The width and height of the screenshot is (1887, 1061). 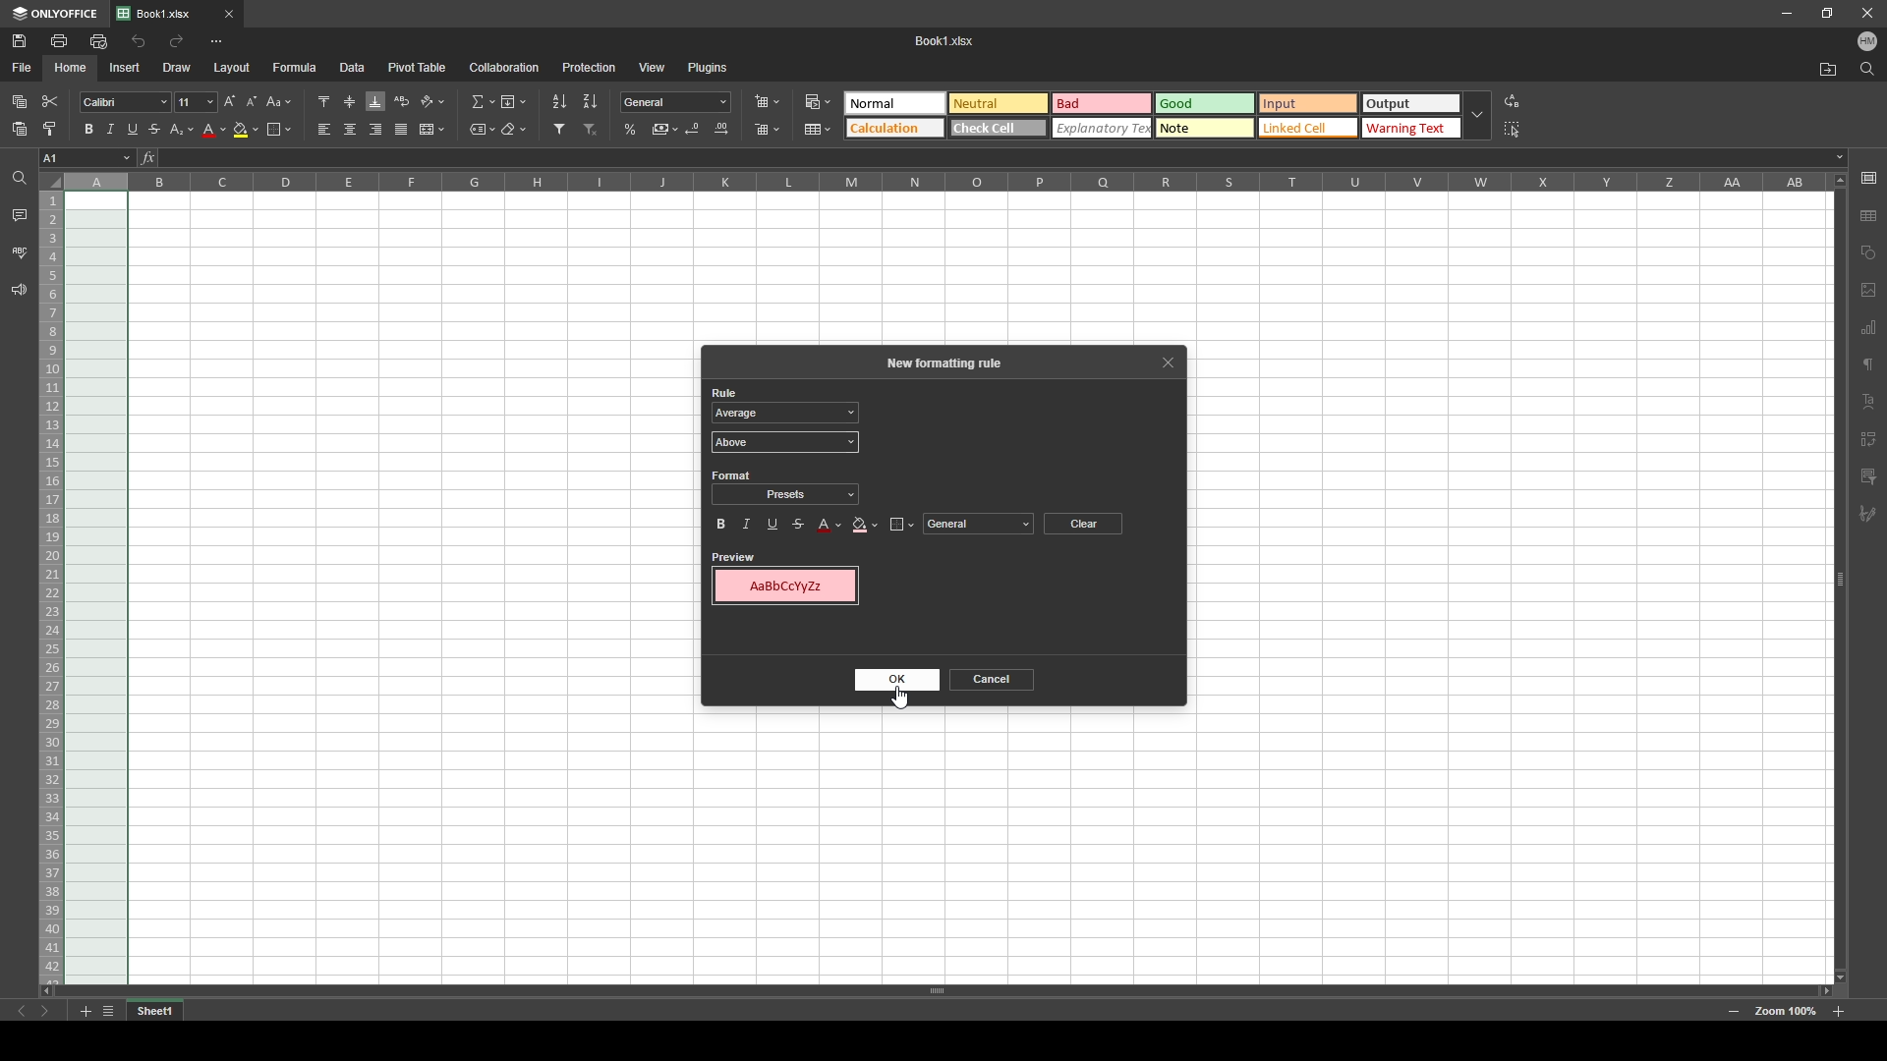 What do you see at coordinates (132, 130) in the screenshot?
I see `underline` at bounding box center [132, 130].